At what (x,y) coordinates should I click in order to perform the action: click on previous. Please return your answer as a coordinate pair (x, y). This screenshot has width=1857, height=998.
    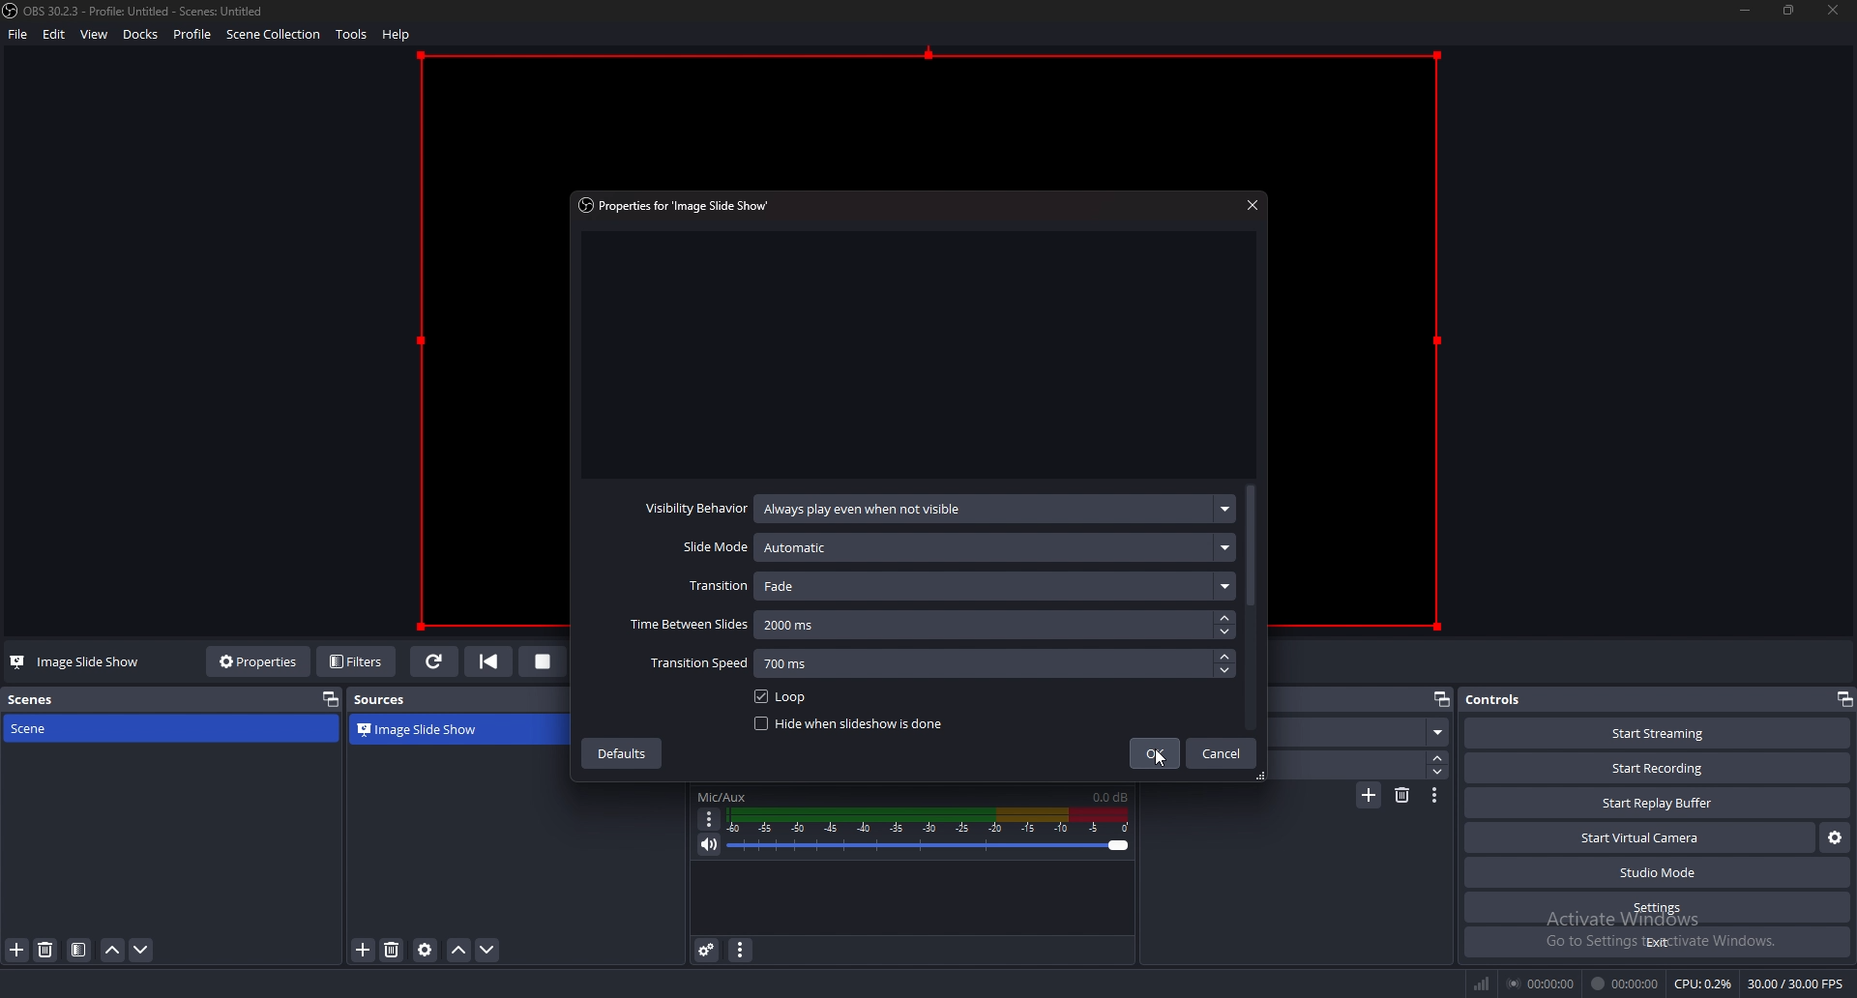
    Looking at the image, I should click on (487, 660).